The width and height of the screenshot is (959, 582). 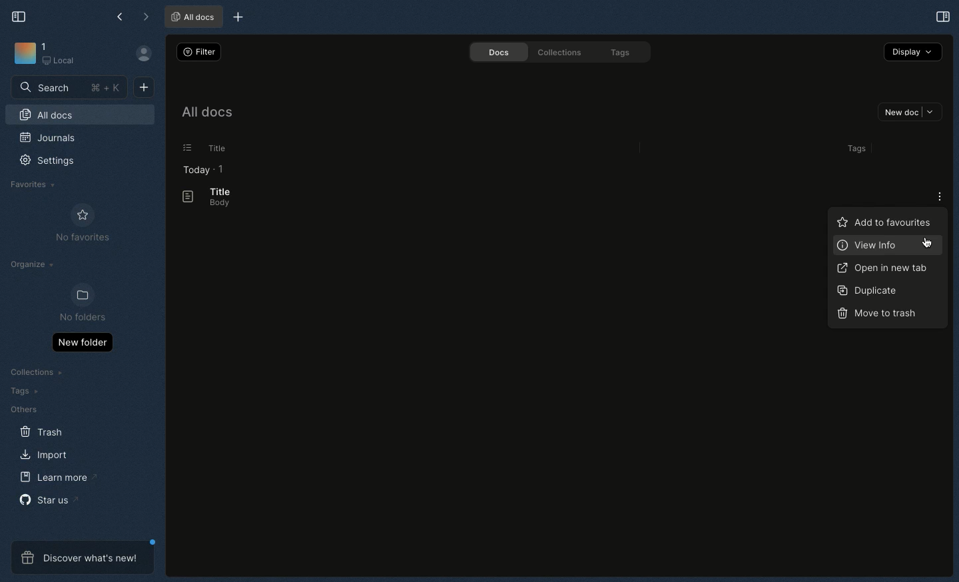 What do you see at coordinates (878, 312) in the screenshot?
I see `Move to trash` at bounding box center [878, 312].